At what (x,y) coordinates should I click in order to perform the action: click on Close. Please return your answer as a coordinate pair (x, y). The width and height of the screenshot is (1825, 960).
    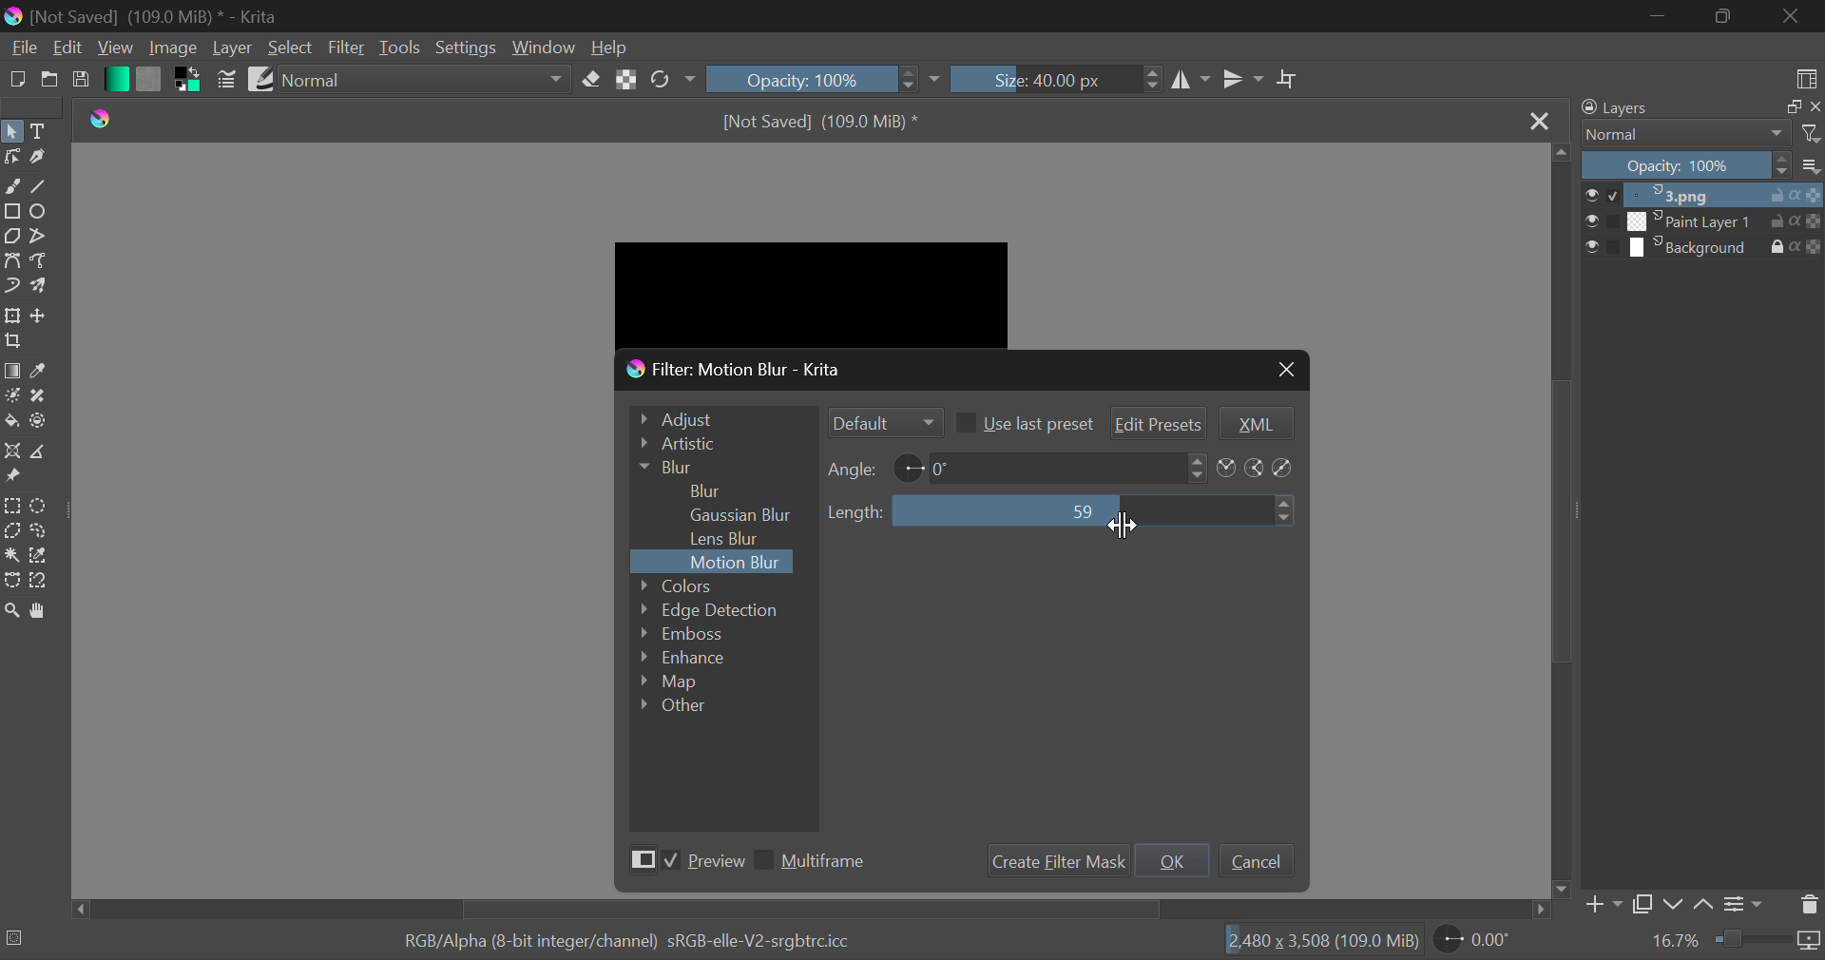
    Looking at the image, I should click on (1284, 369).